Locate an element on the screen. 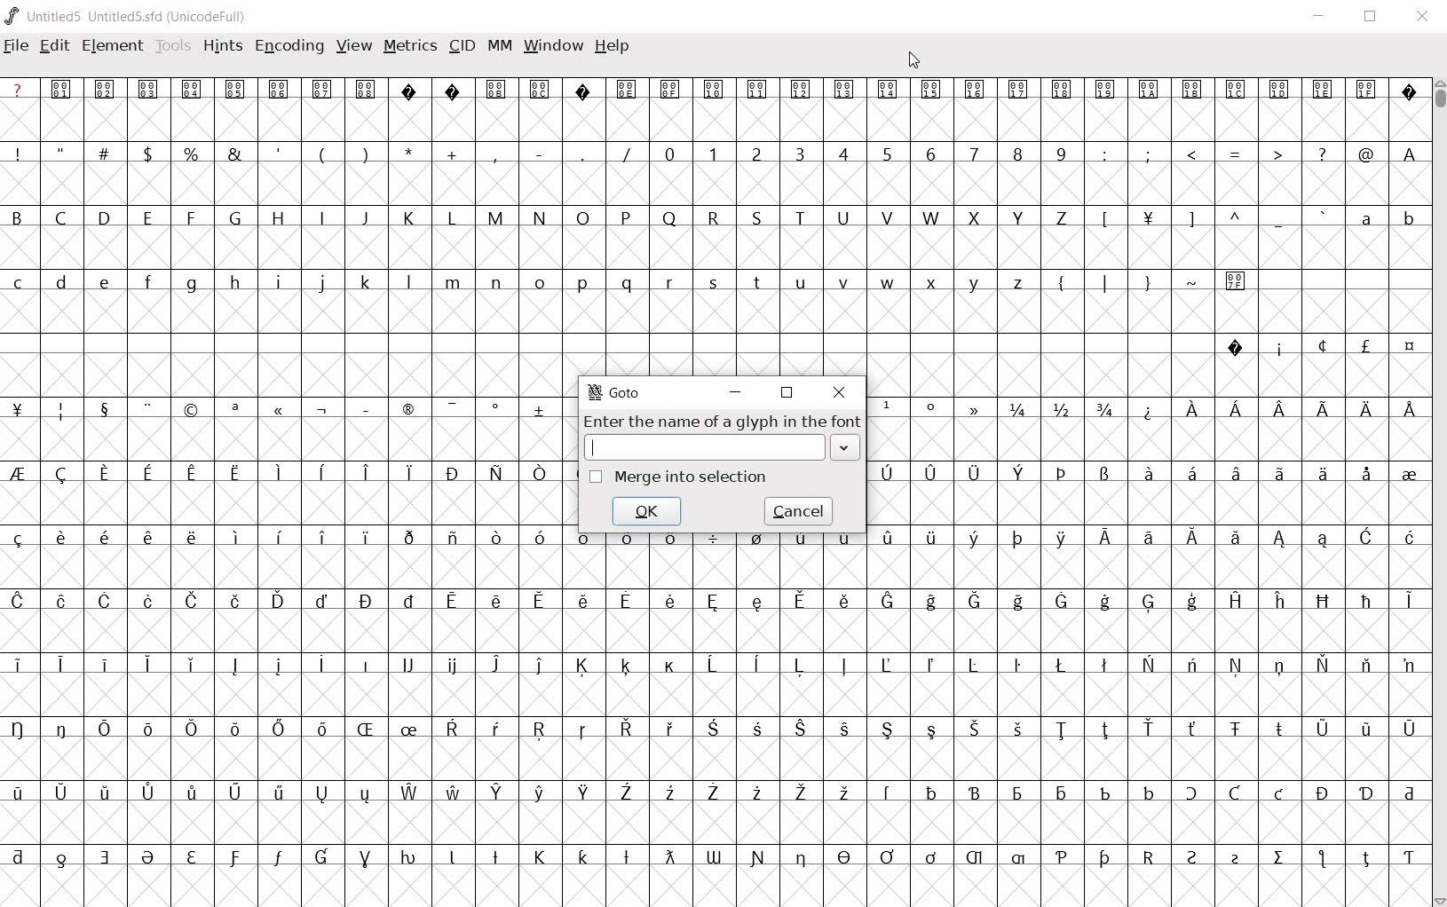 The height and width of the screenshot is (907, 1447). Symbol is located at coordinates (976, 473).